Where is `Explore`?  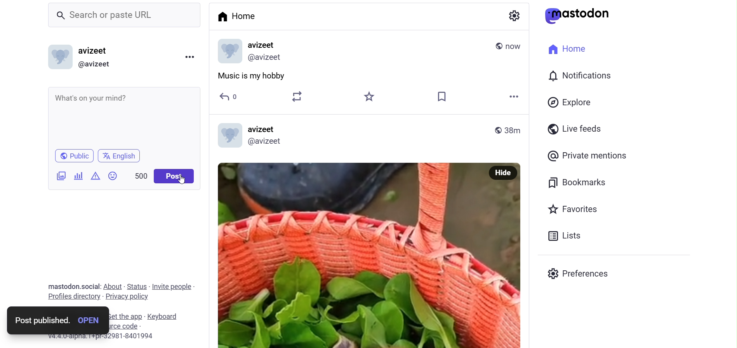 Explore is located at coordinates (571, 103).